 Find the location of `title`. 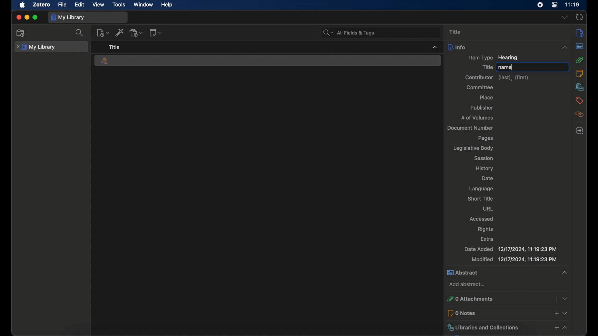

title is located at coordinates (114, 47).